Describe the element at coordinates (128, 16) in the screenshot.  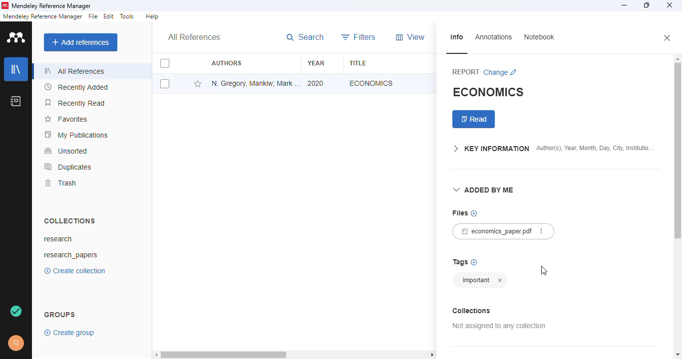
I see `tools` at that location.